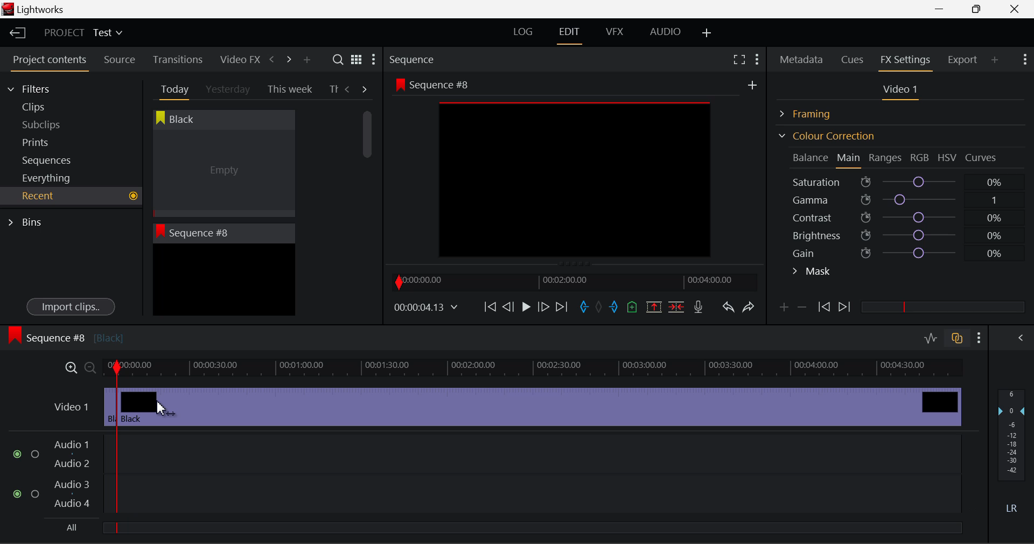  What do you see at coordinates (69, 367) in the screenshot?
I see `Timeline Zoom In` at bounding box center [69, 367].